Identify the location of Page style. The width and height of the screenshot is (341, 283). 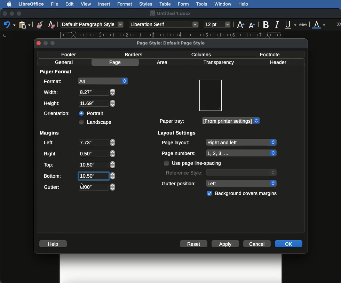
(177, 43).